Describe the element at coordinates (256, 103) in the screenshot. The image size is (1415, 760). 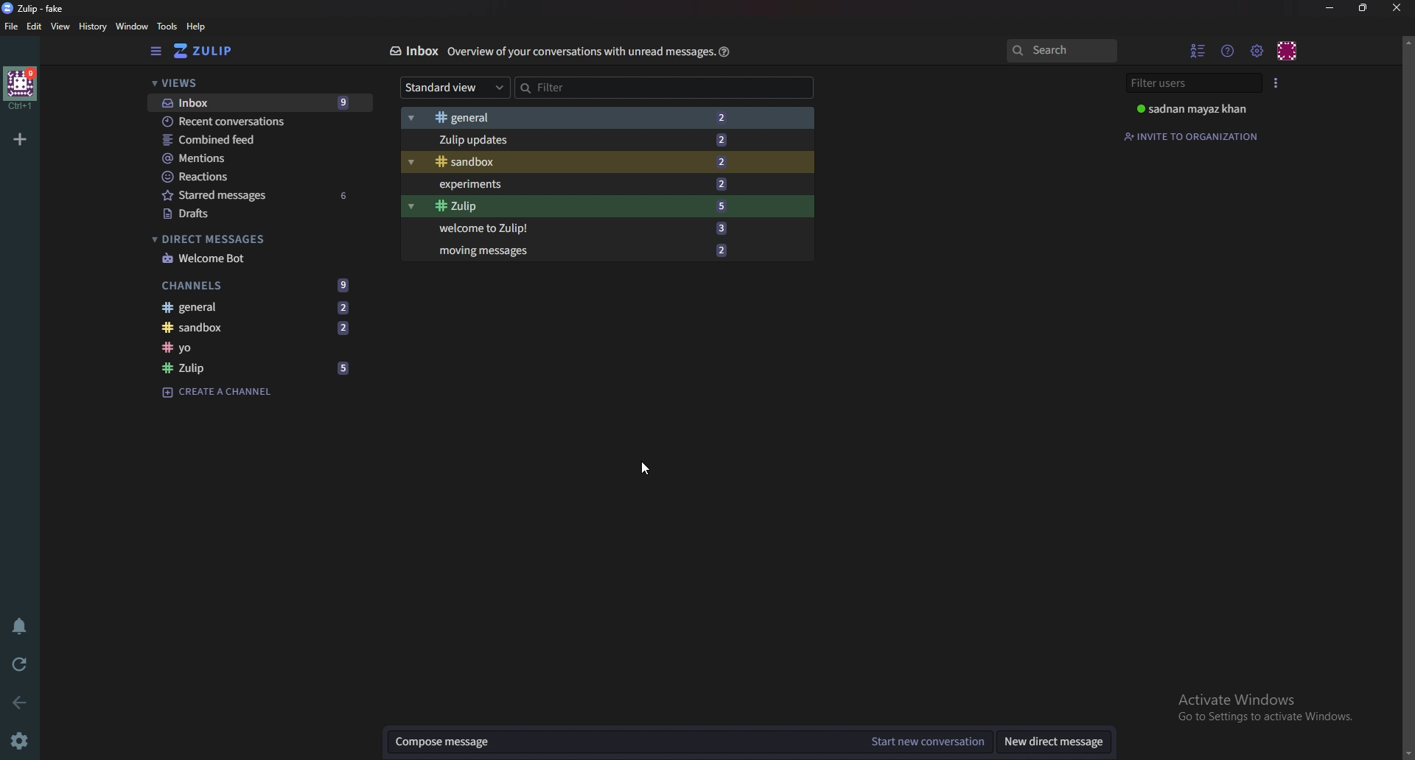
I see `Inbox` at that location.